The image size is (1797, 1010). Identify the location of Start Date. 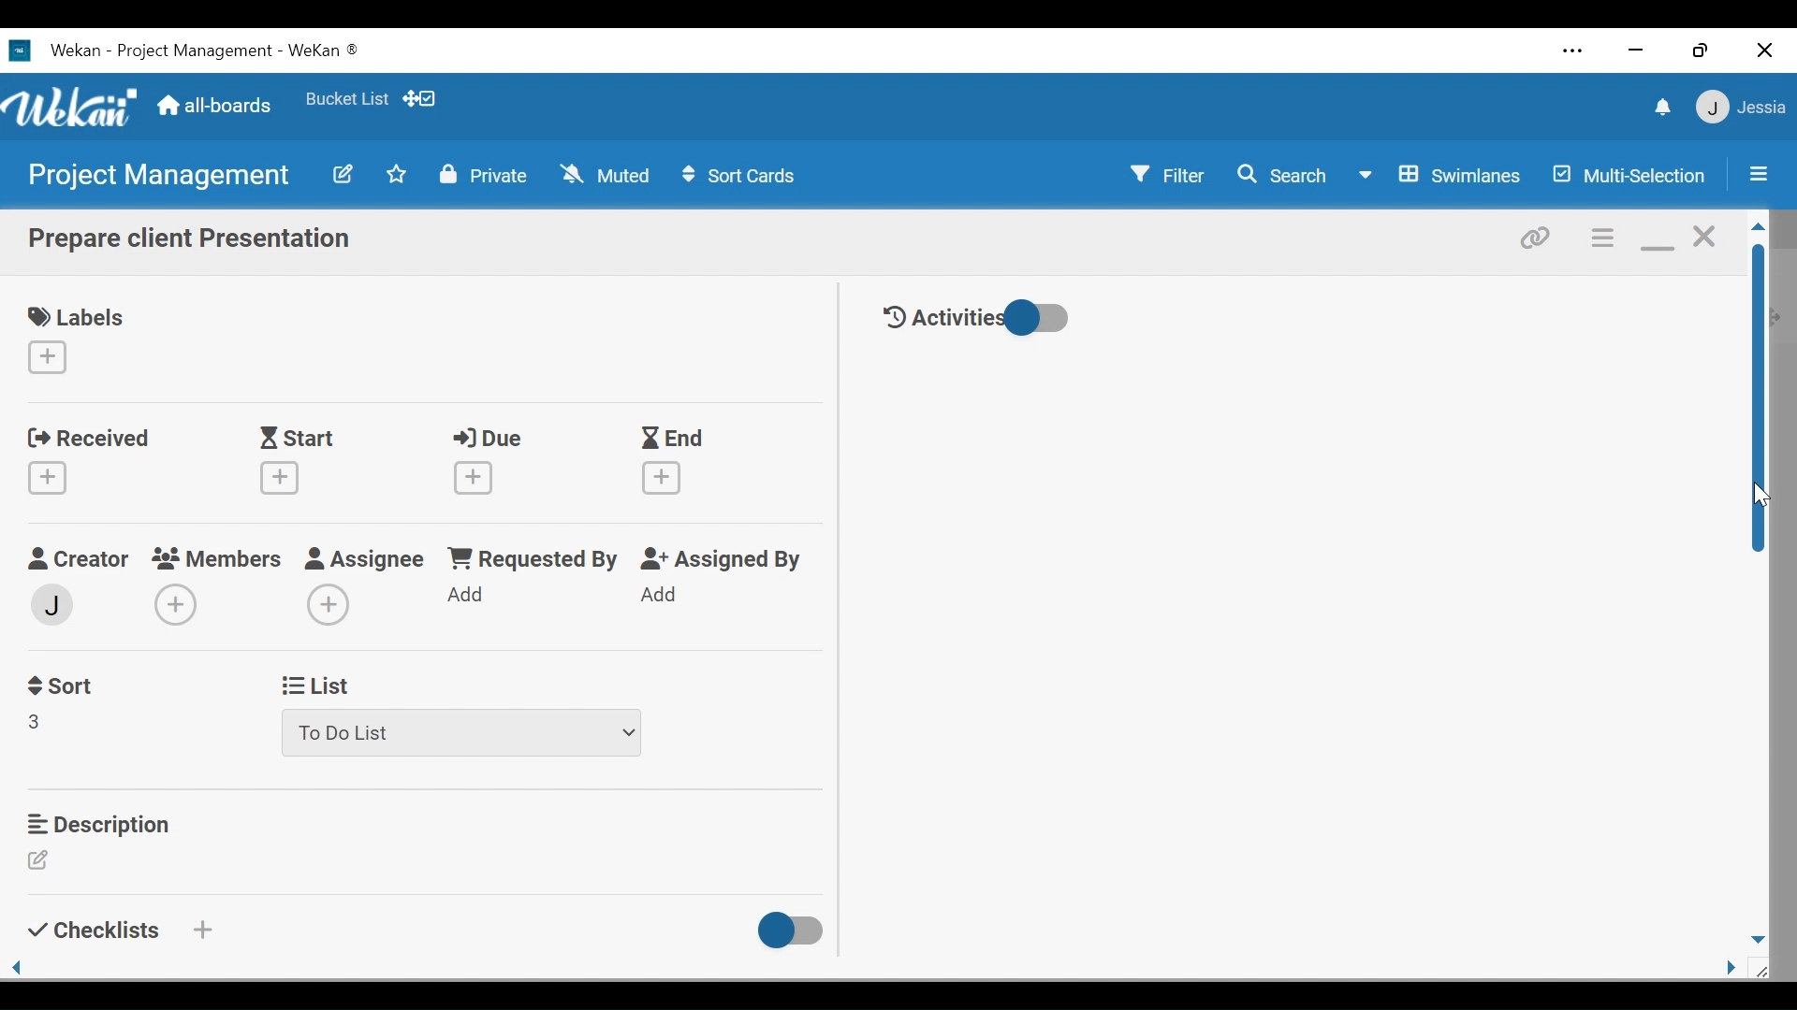
(305, 439).